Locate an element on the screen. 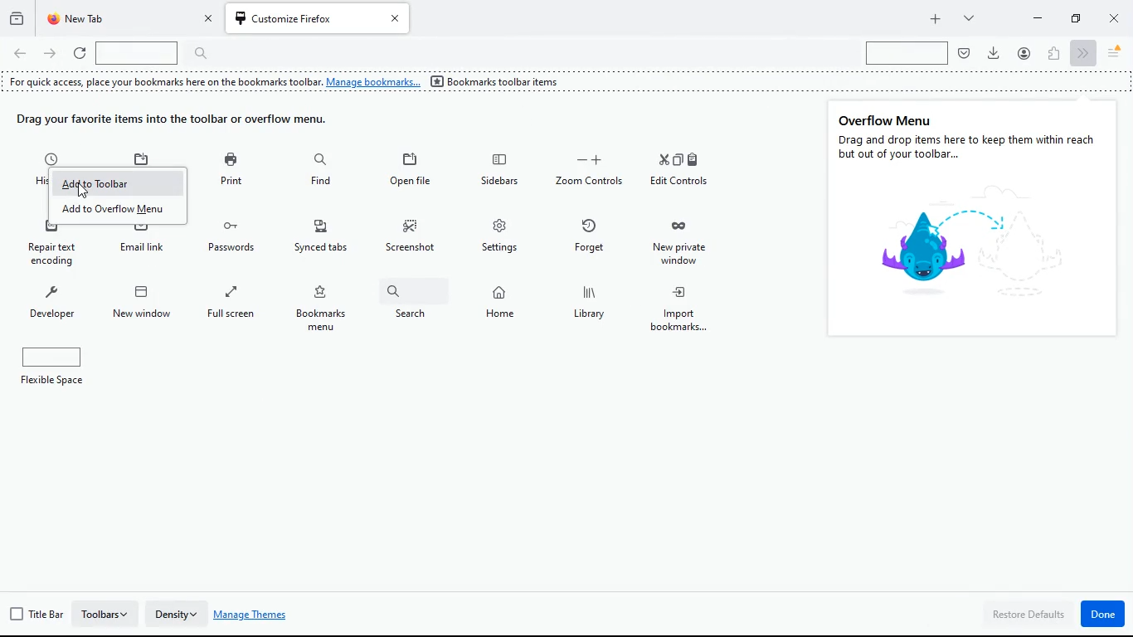  title bar is located at coordinates (36, 615).